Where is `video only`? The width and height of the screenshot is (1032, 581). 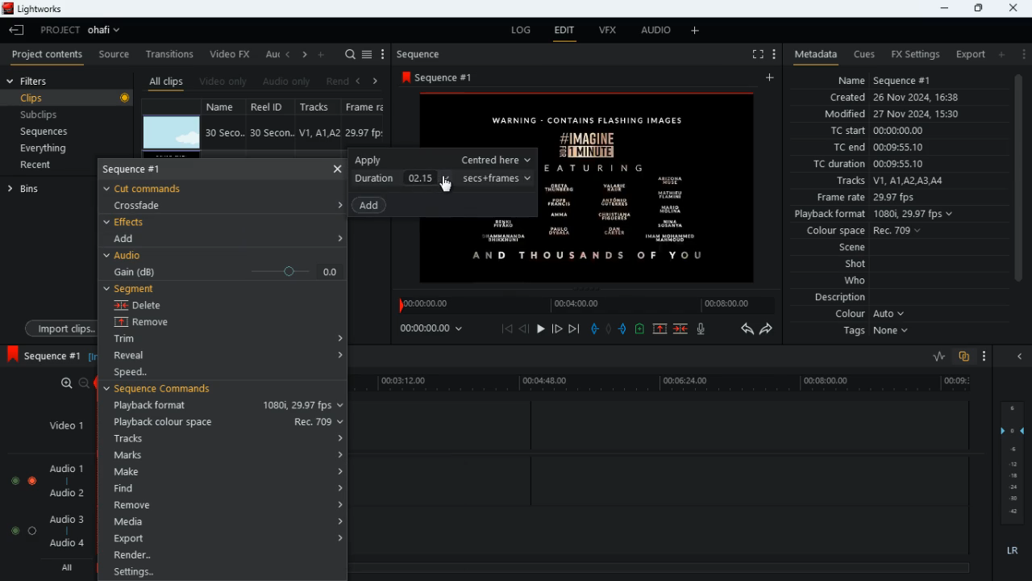
video only is located at coordinates (224, 82).